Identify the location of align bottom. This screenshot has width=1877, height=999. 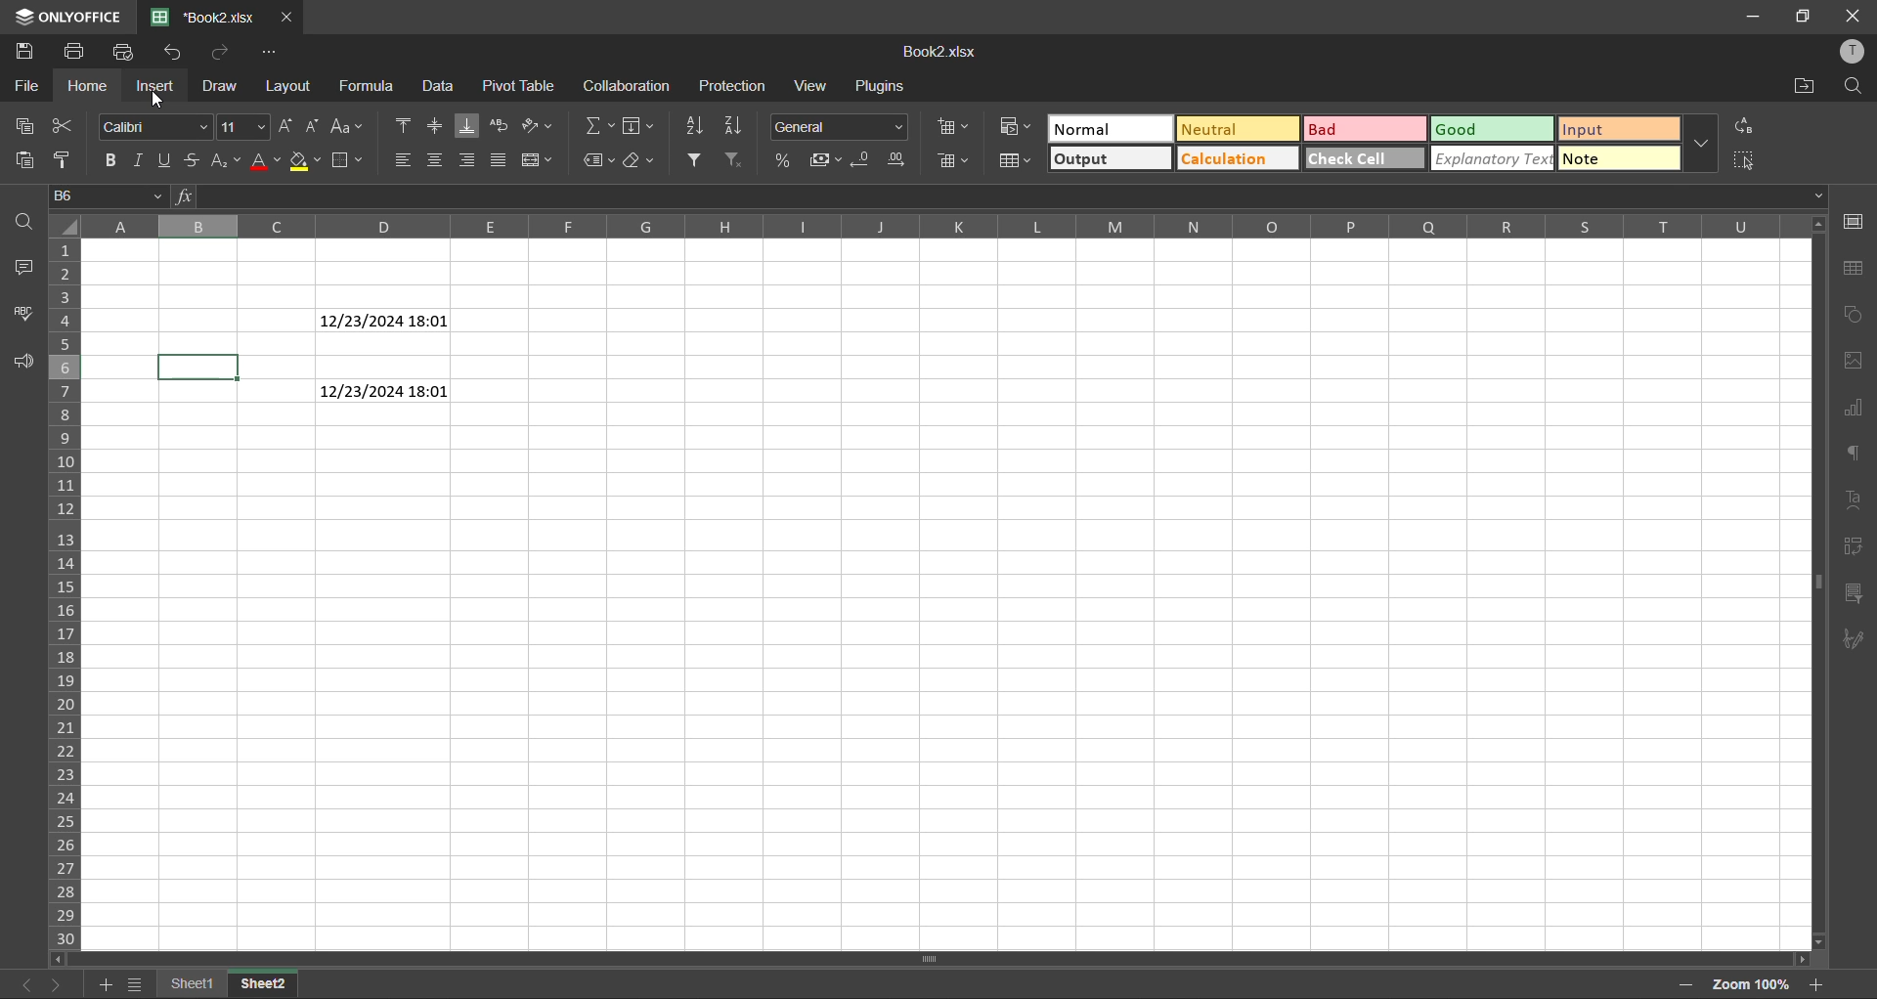
(467, 125).